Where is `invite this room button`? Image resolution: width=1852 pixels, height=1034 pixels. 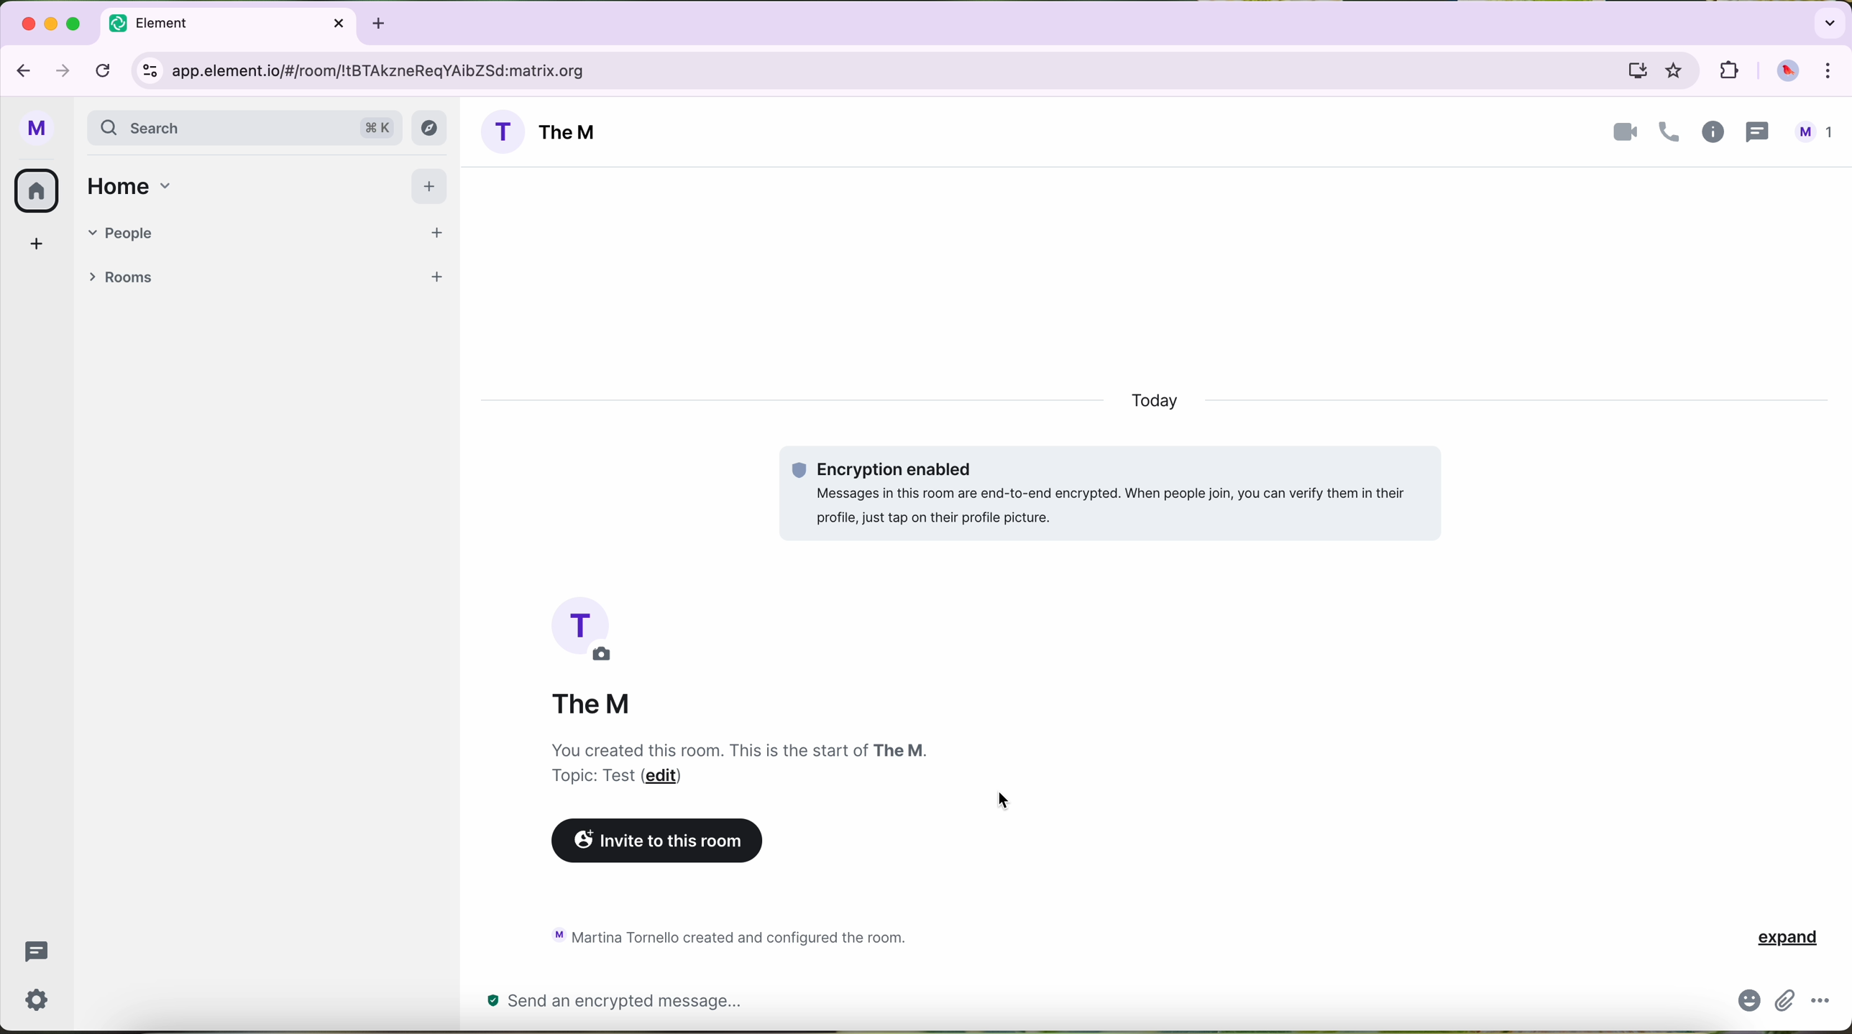
invite this room button is located at coordinates (655, 840).